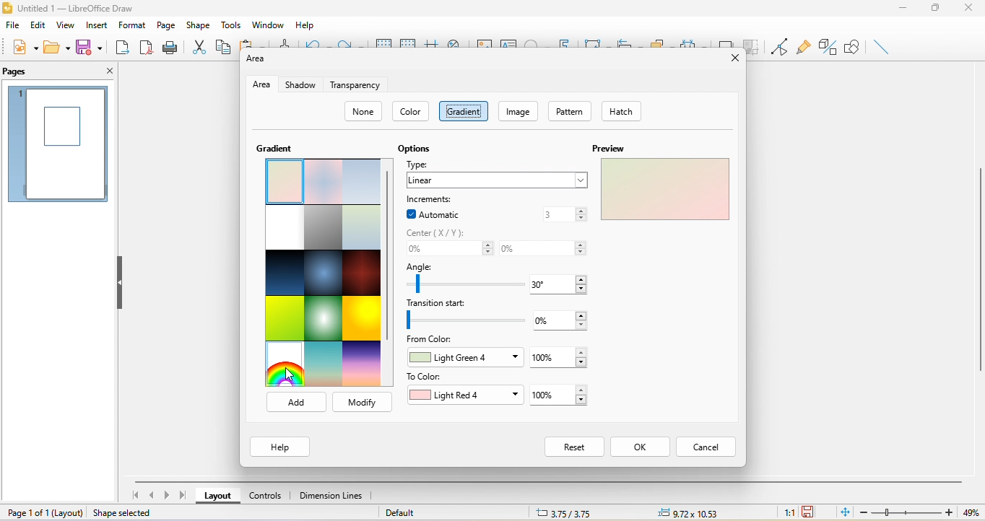 This screenshot has width=985, height=521. I want to click on horizontal scroll bar, so click(549, 482).